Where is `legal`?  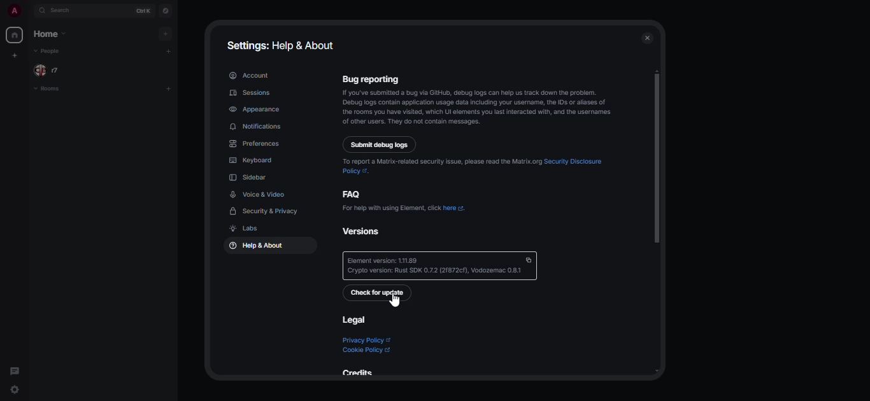 legal is located at coordinates (353, 320).